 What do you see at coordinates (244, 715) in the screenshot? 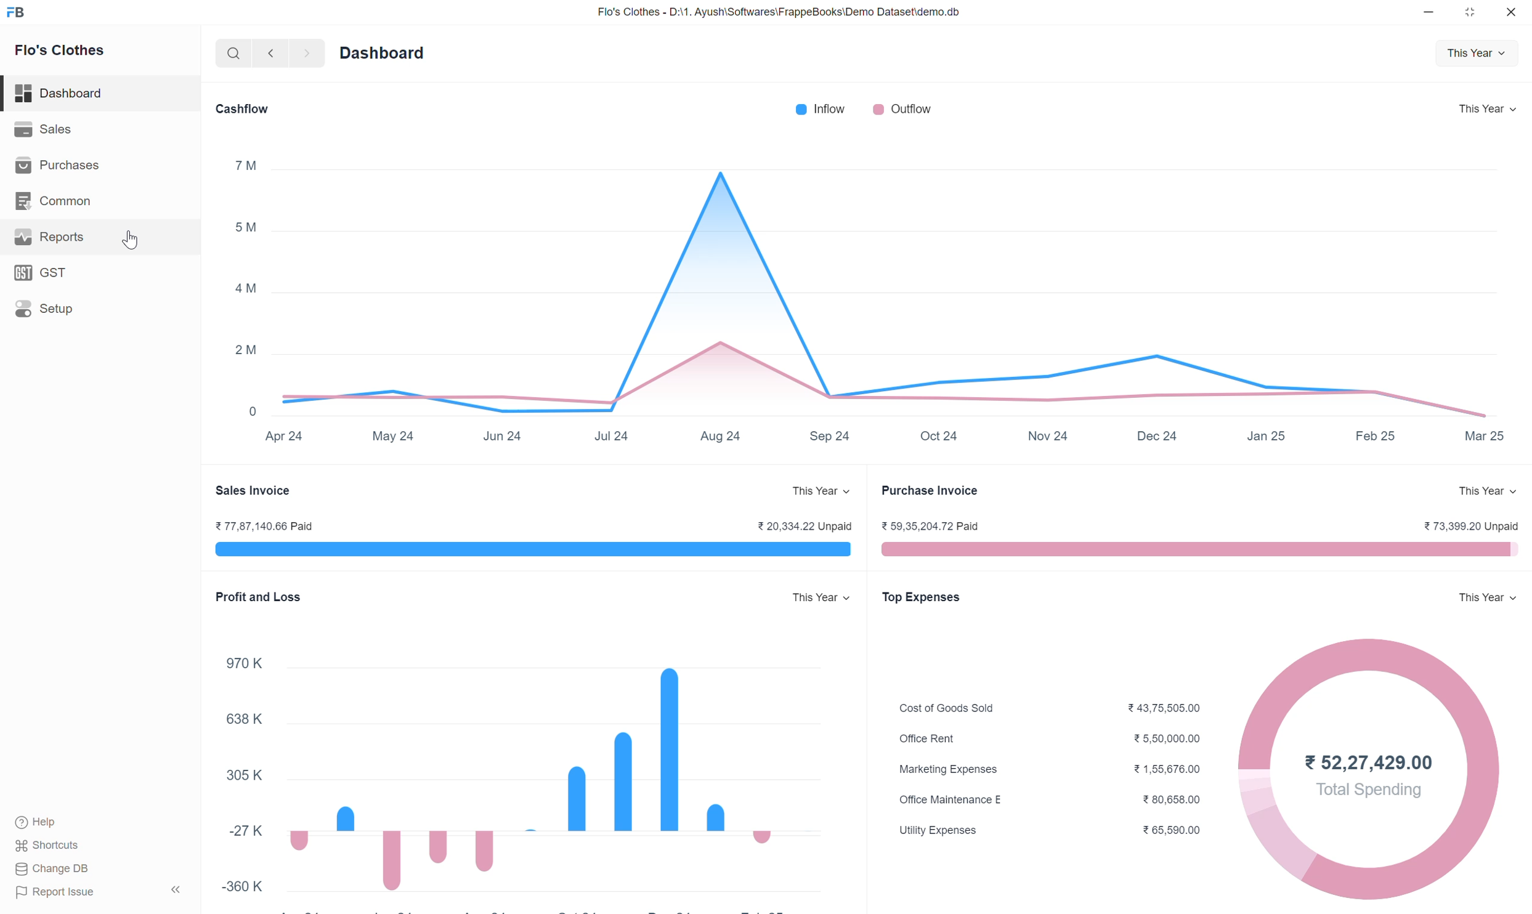
I see `638 K` at bounding box center [244, 715].